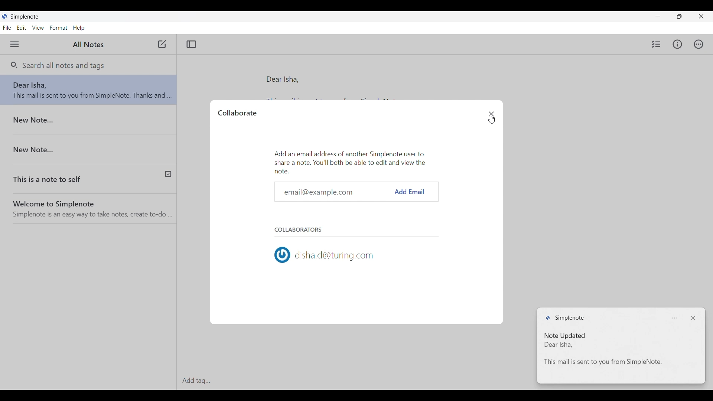  I want to click on File, so click(7, 27).